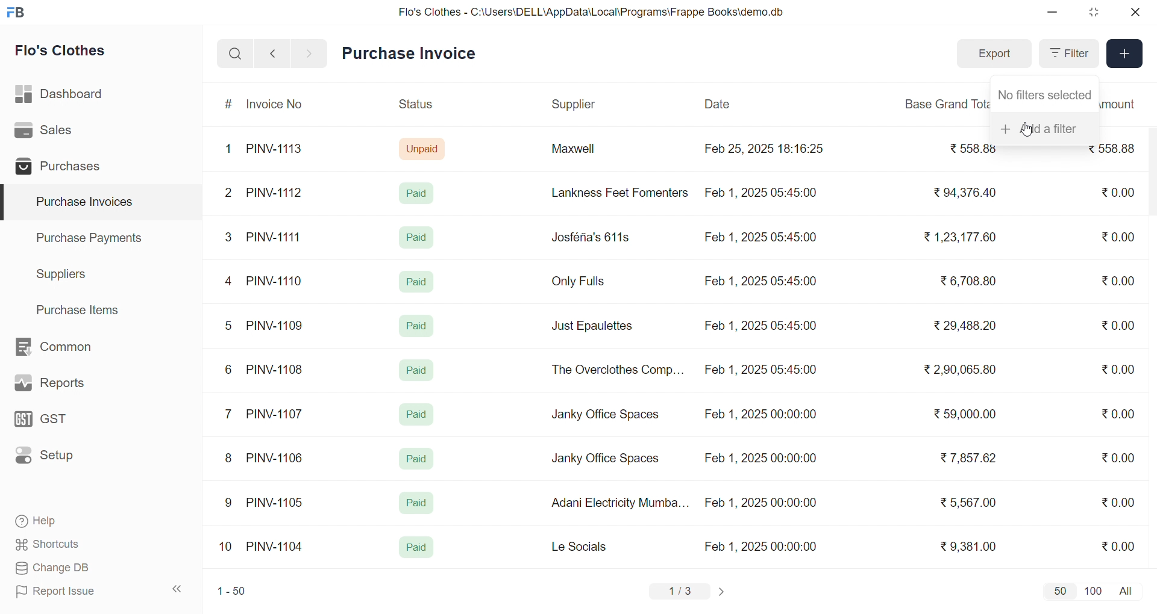  Describe the element at coordinates (229, 459) in the screenshot. I see `8` at that location.